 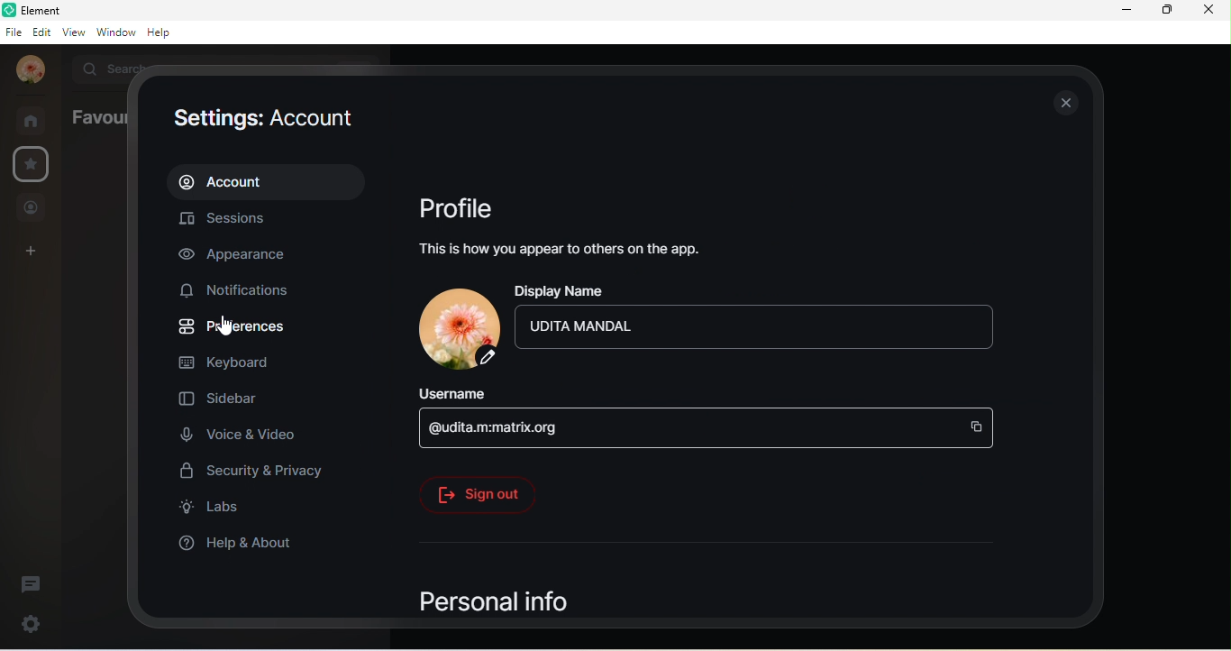 I want to click on sessions, so click(x=224, y=220).